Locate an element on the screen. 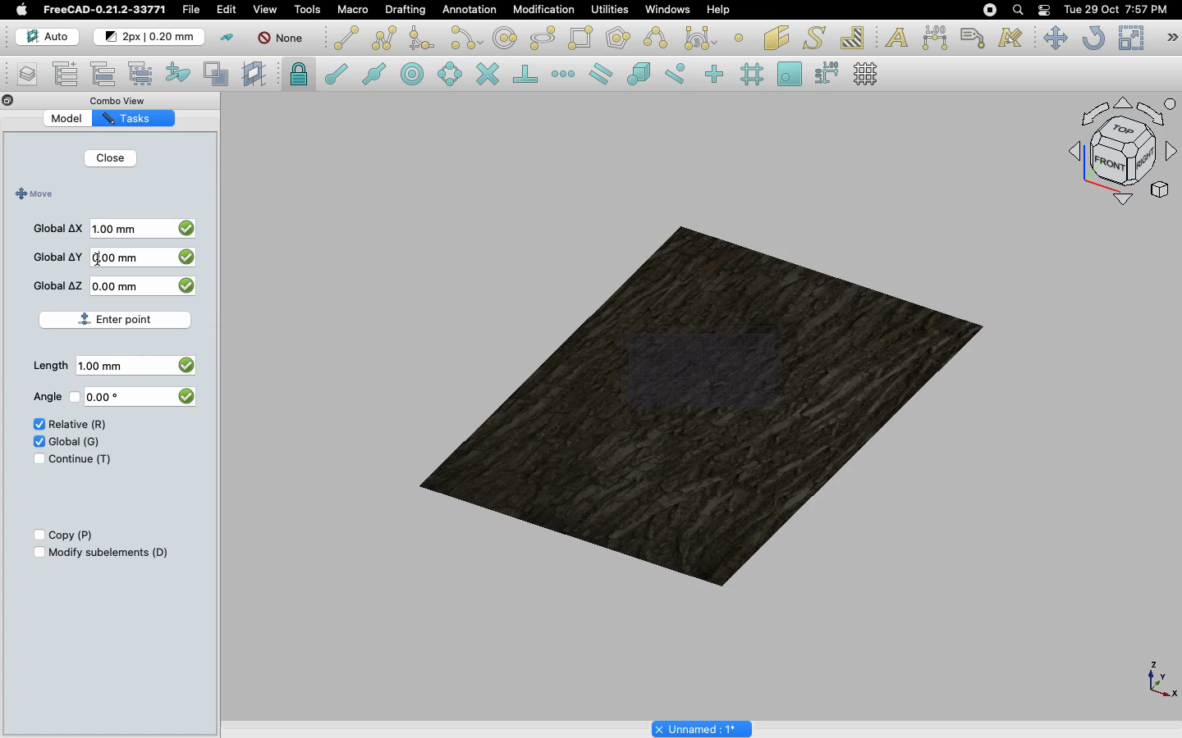  Arc tools is located at coordinates (465, 39).